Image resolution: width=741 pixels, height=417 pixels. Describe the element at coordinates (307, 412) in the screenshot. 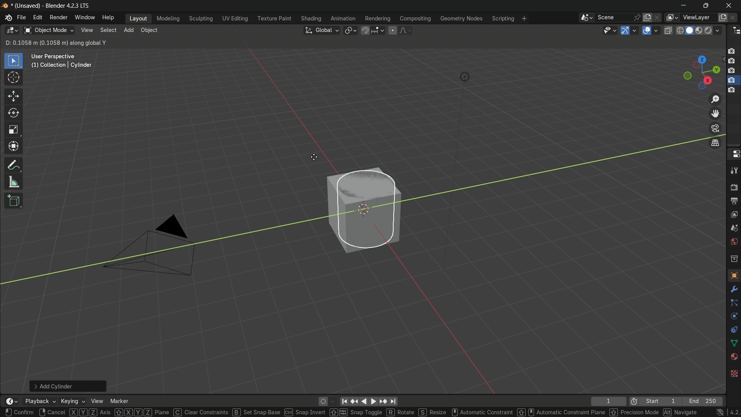

I see `snap invert` at that location.